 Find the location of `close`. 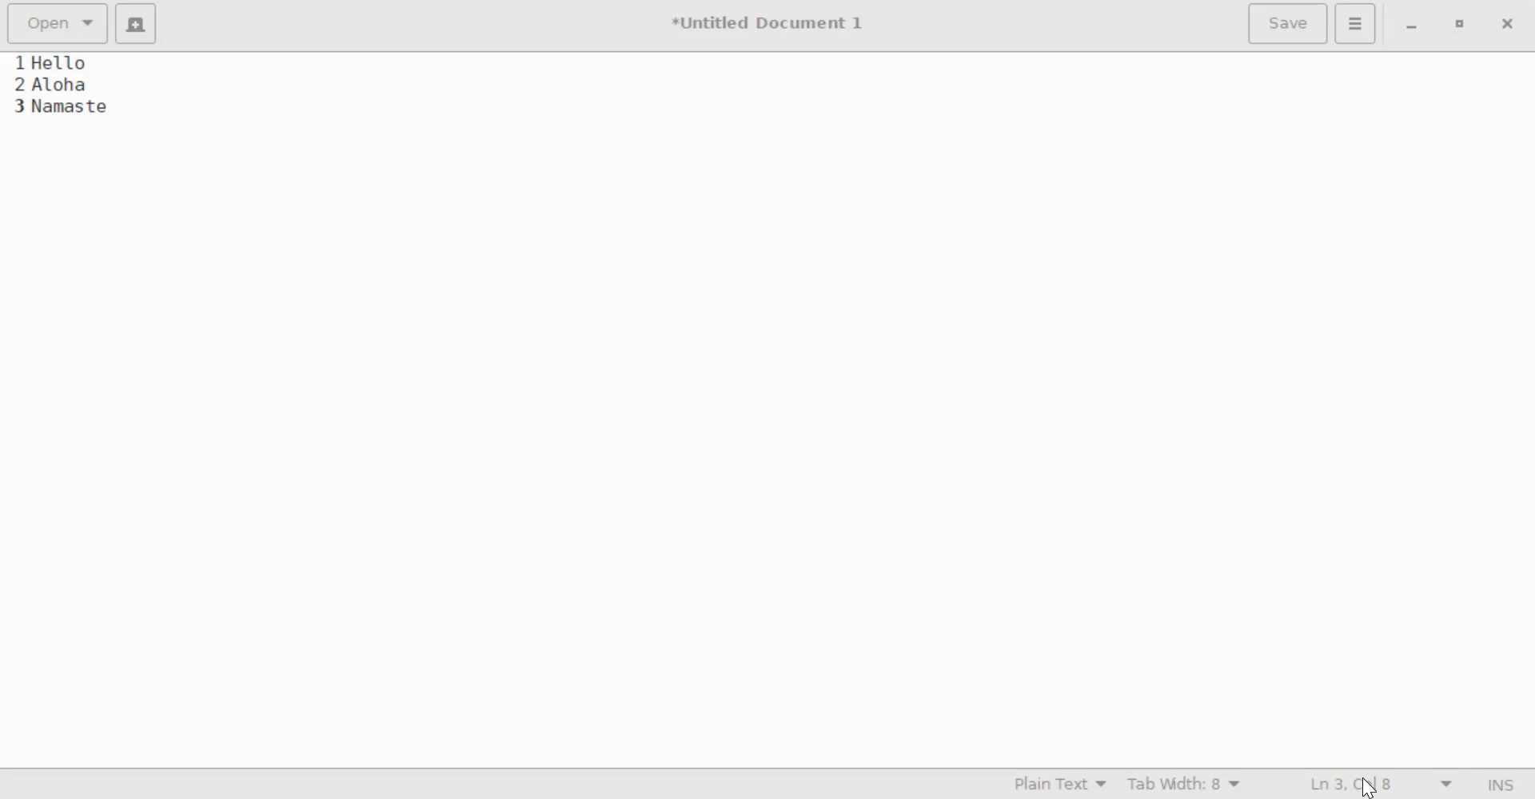

close is located at coordinates (1511, 25).